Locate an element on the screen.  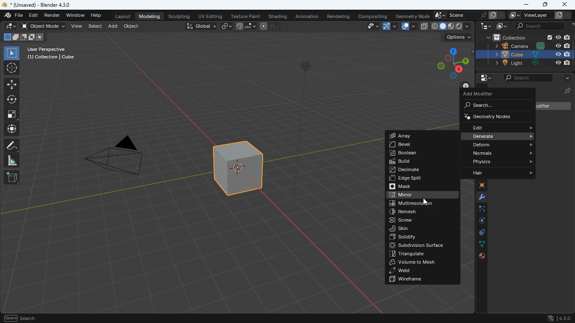
full screen is located at coordinates (12, 115).